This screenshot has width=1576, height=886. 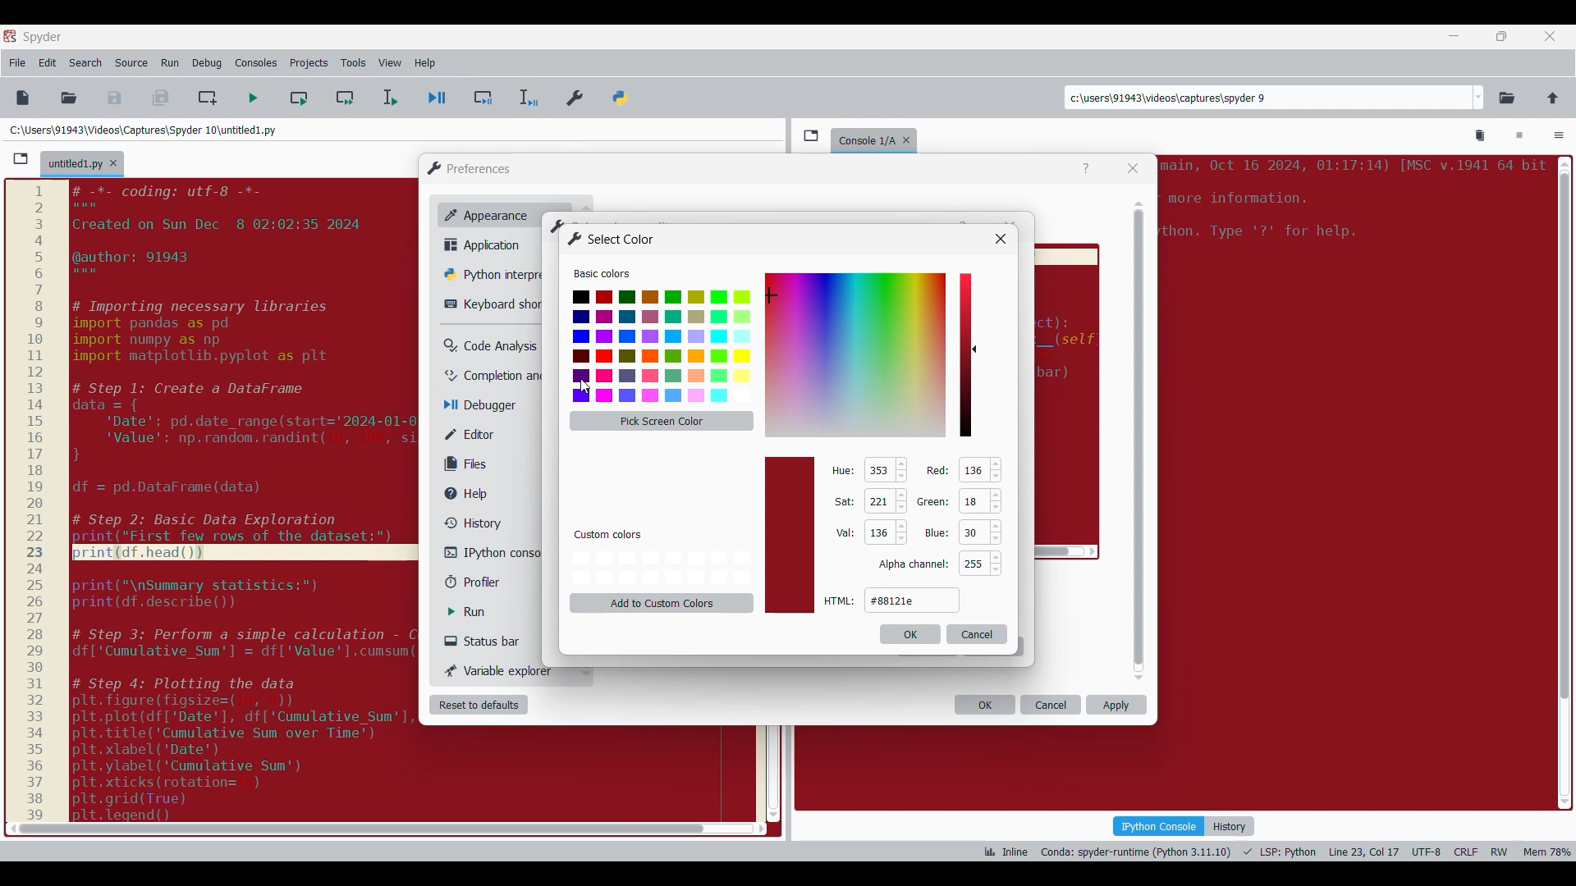 What do you see at coordinates (914, 564) in the screenshot?
I see `` at bounding box center [914, 564].